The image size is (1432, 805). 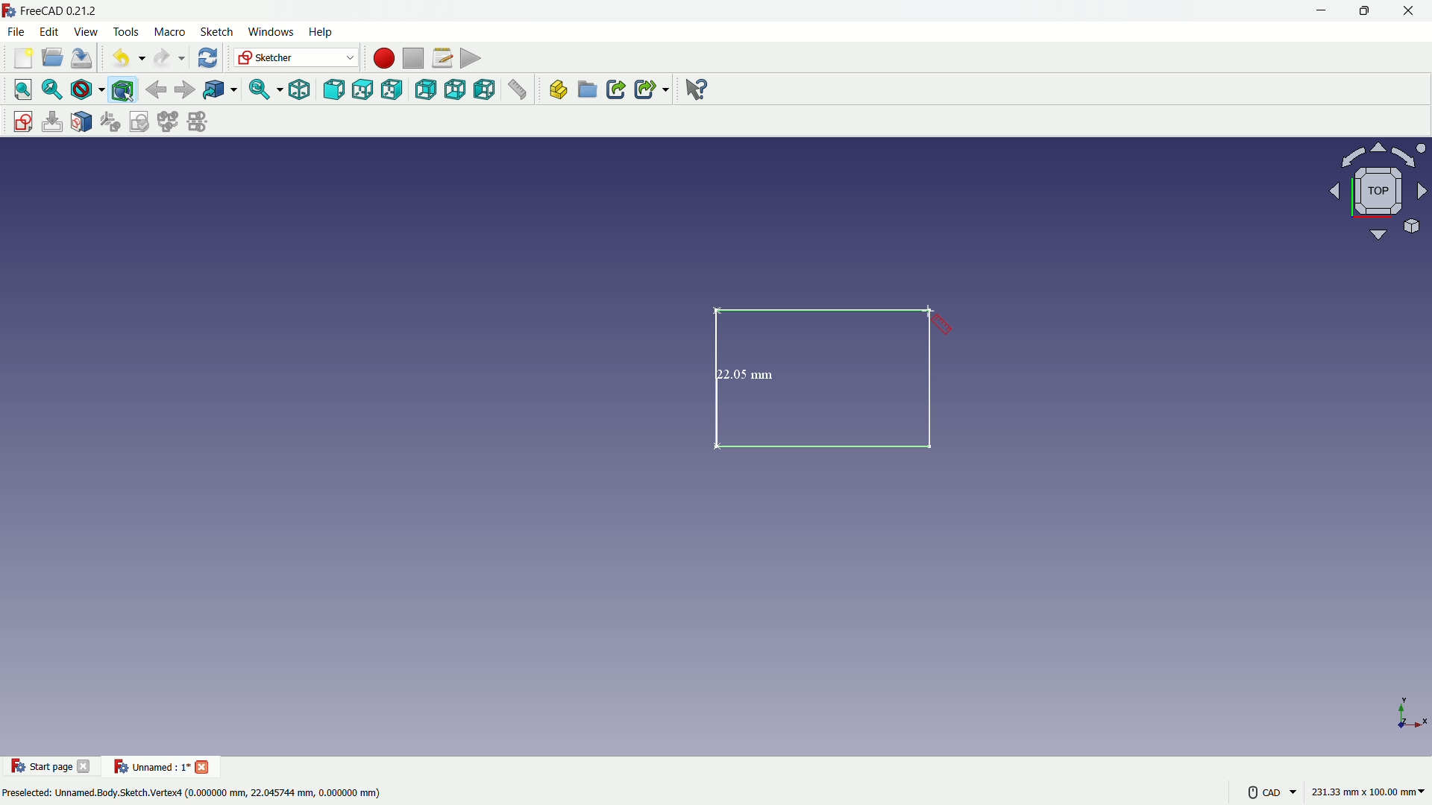 What do you see at coordinates (1366, 11) in the screenshot?
I see `maximize or restore` at bounding box center [1366, 11].